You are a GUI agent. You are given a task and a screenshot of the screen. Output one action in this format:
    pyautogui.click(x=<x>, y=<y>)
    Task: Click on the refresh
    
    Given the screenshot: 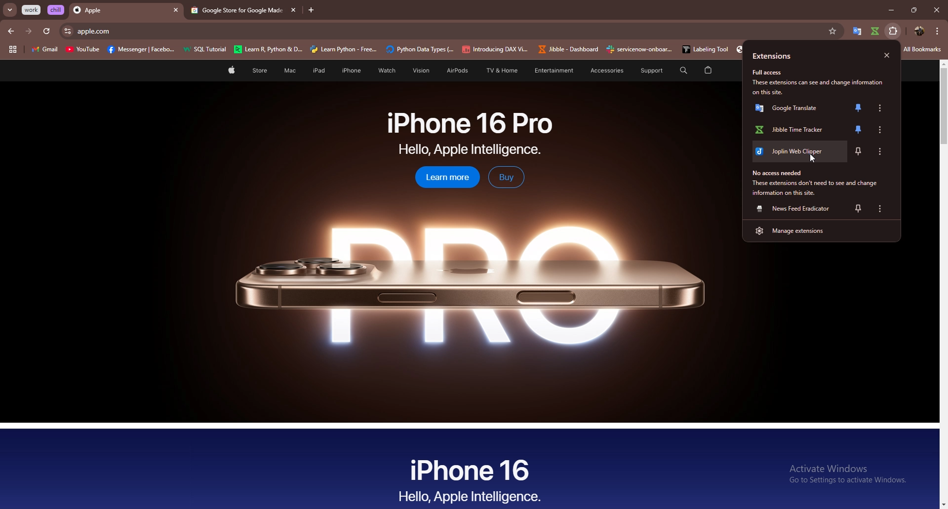 What is the action you would take?
    pyautogui.click(x=46, y=32)
    